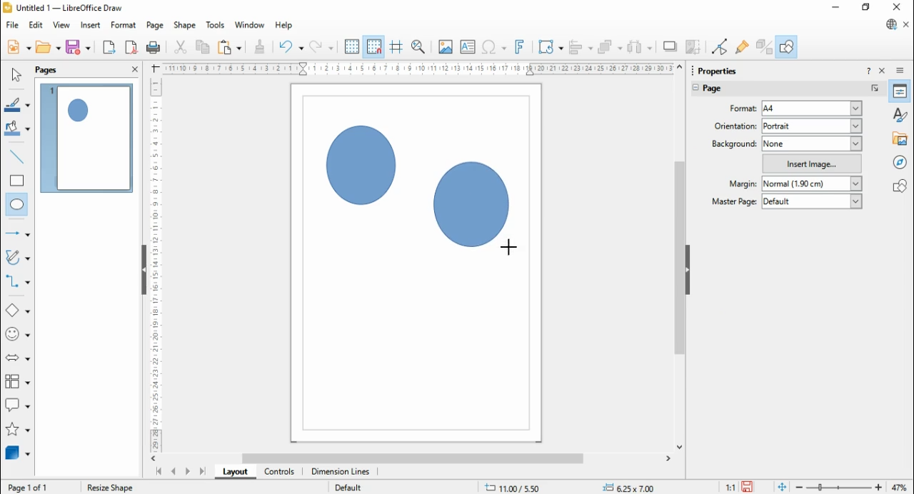 This screenshot has width=914, height=494. I want to click on insert, so click(90, 26).